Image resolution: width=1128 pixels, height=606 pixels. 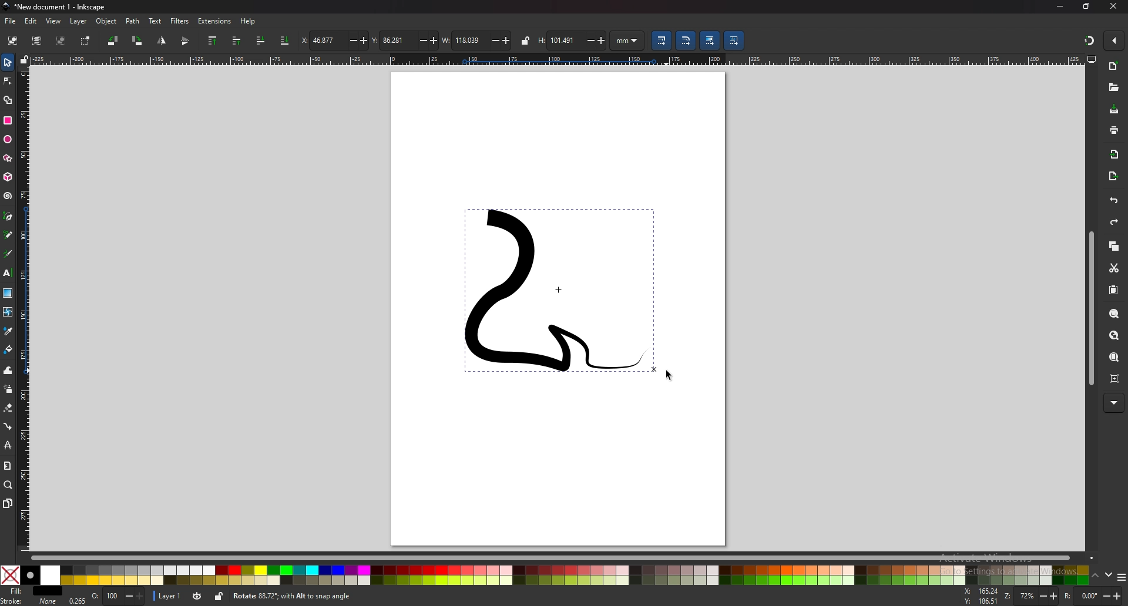 I want to click on fill, so click(x=30, y=590).